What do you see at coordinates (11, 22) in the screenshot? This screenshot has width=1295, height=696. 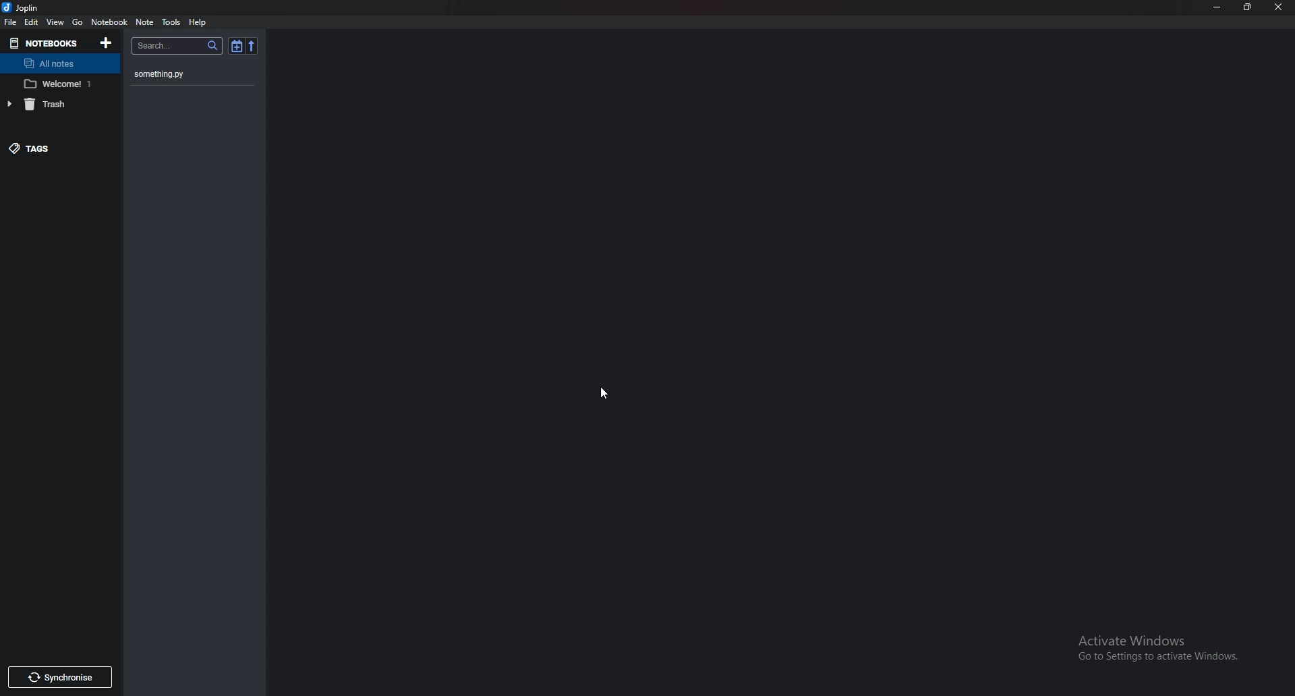 I see `File` at bounding box center [11, 22].